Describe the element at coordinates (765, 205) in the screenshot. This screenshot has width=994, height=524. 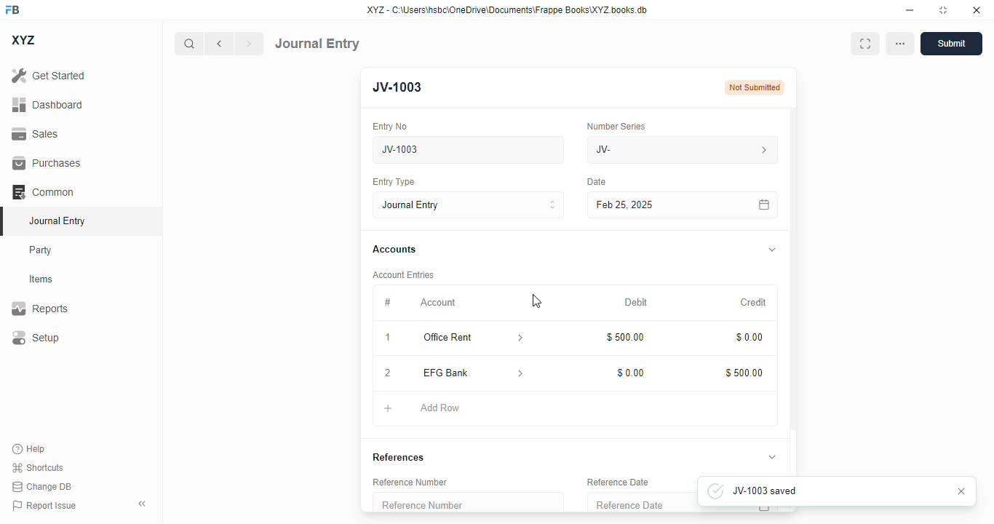
I see `calendar icon` at that location.